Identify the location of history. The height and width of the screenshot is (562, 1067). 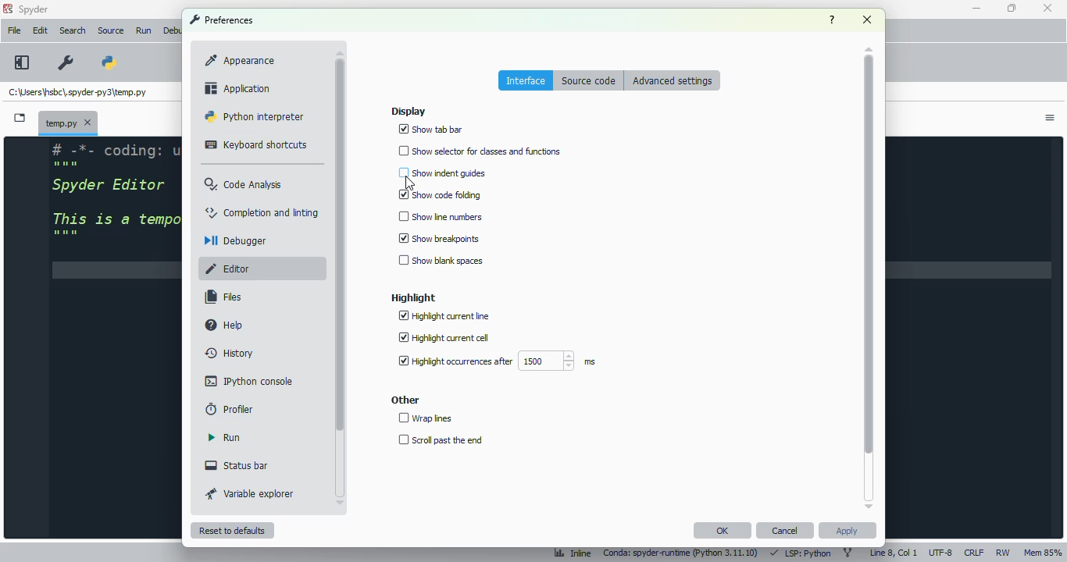
(230, 353).